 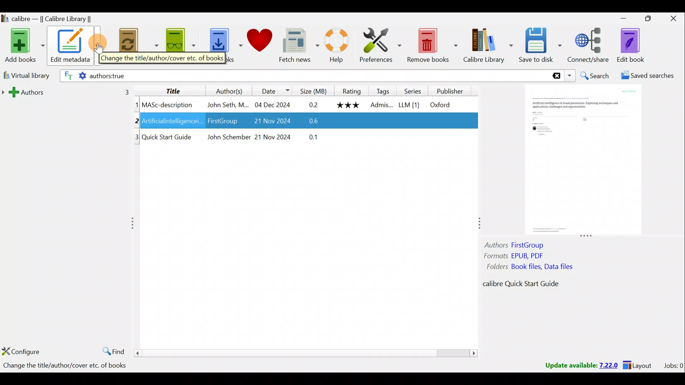 I want to click on Calibre library, so click(x=485, y=45).